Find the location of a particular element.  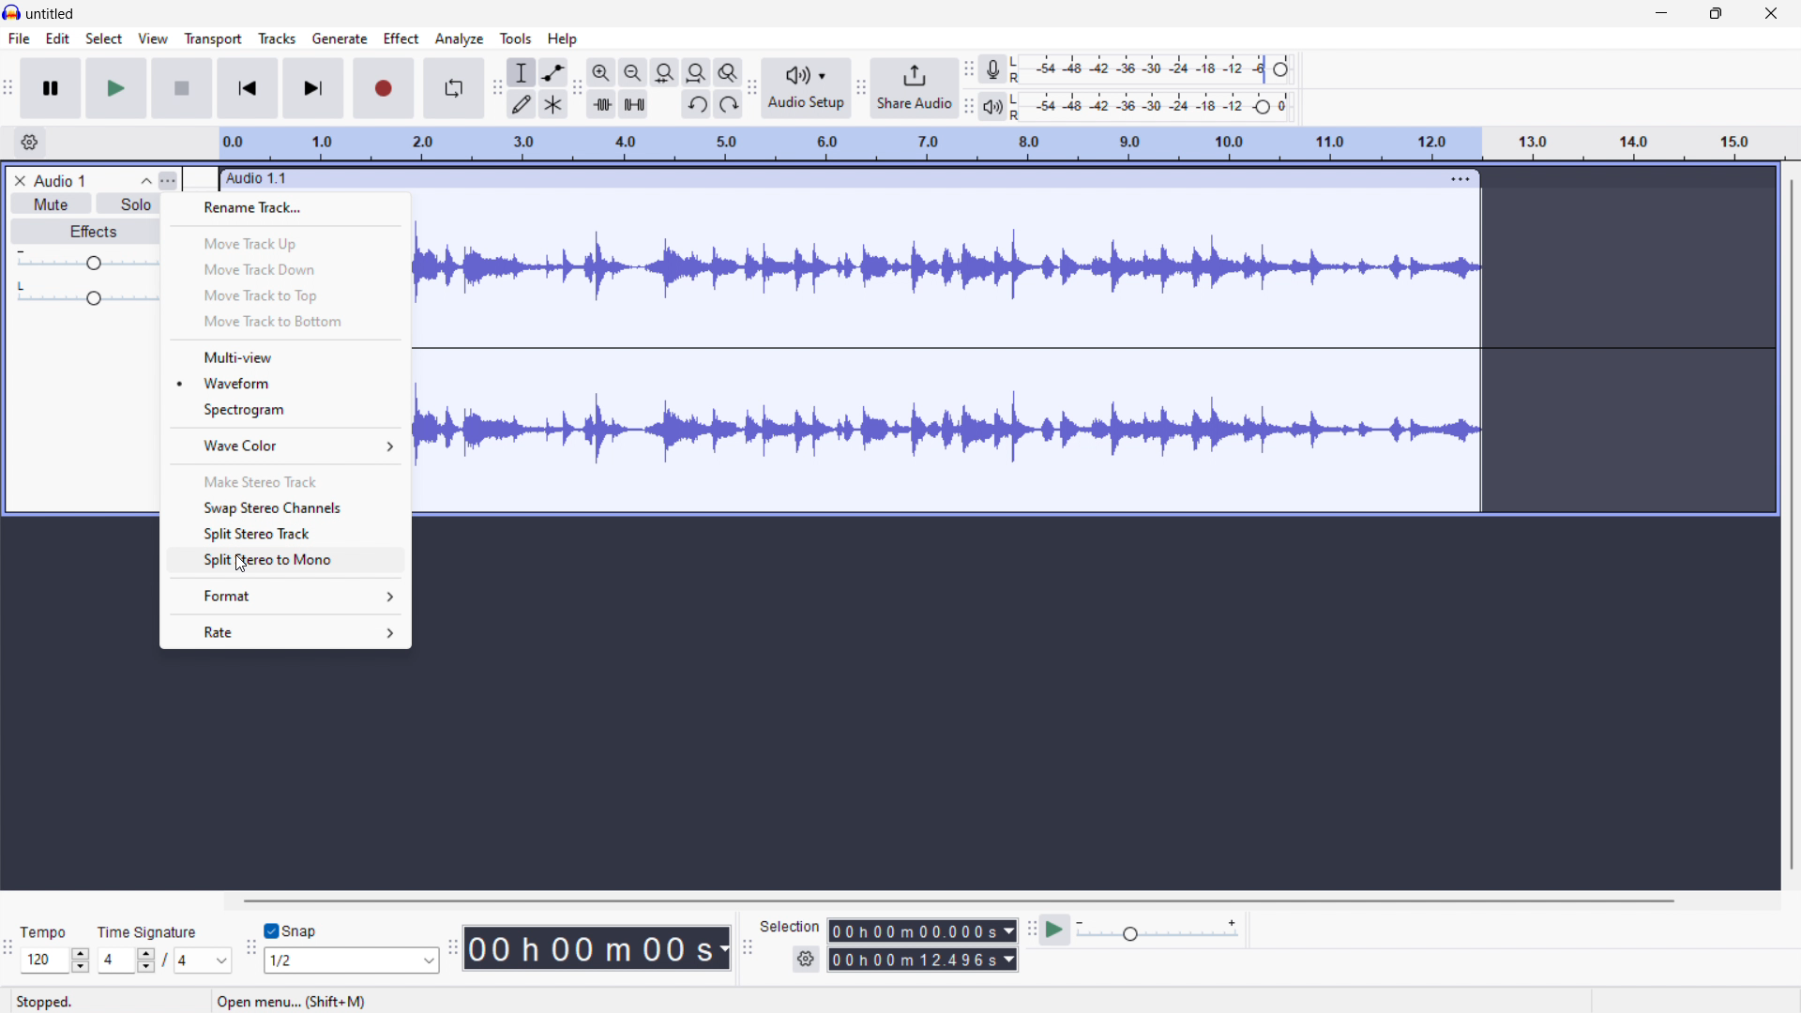

Drop down is located at coordinates (144, 960).